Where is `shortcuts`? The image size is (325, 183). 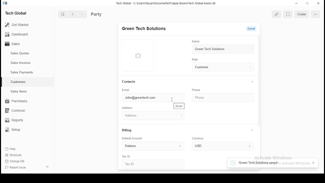 shortcuts is located at coordinates (13, 155).